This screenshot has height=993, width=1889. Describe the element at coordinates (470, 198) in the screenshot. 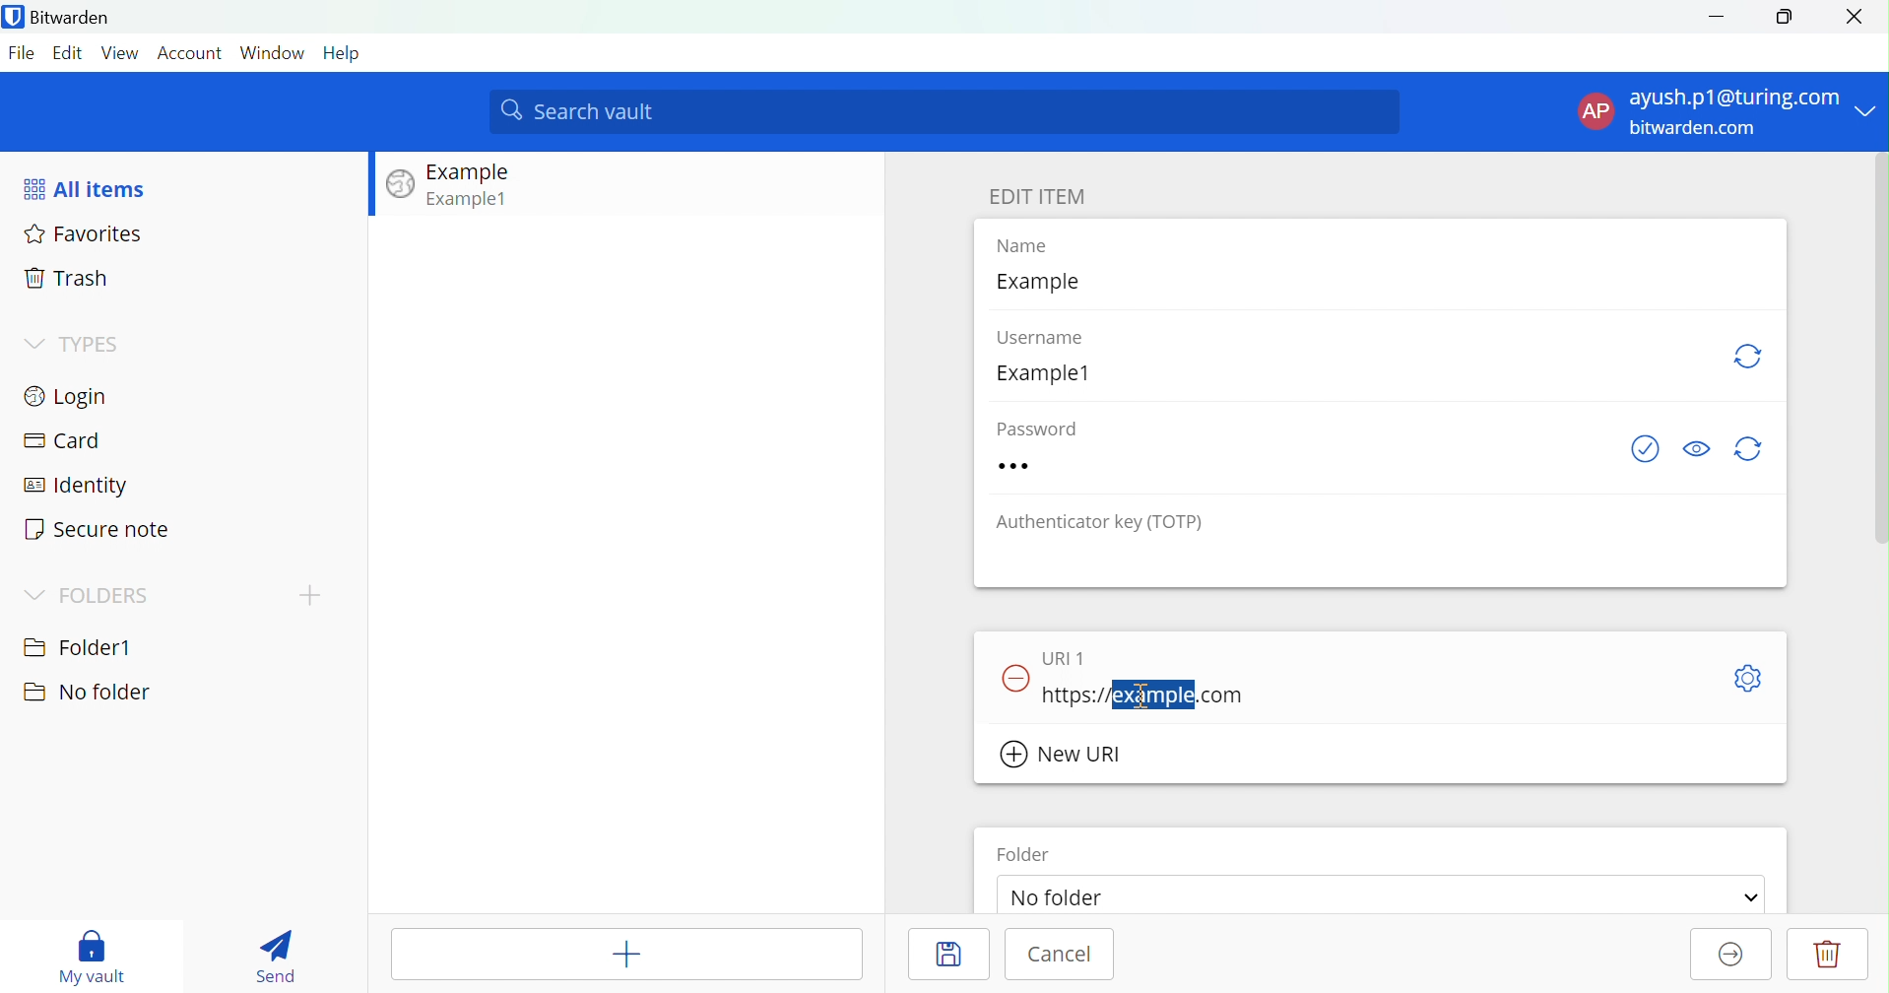

I see `Example1` at that location.